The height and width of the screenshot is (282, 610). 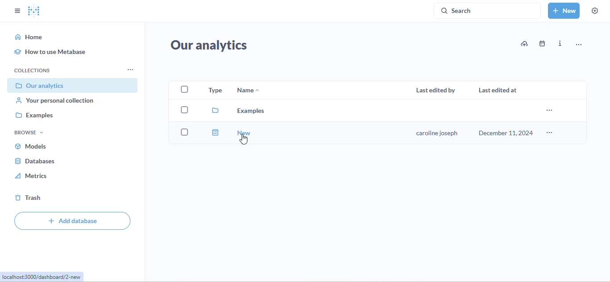 I want to click on more, so click(x=550, y=133).